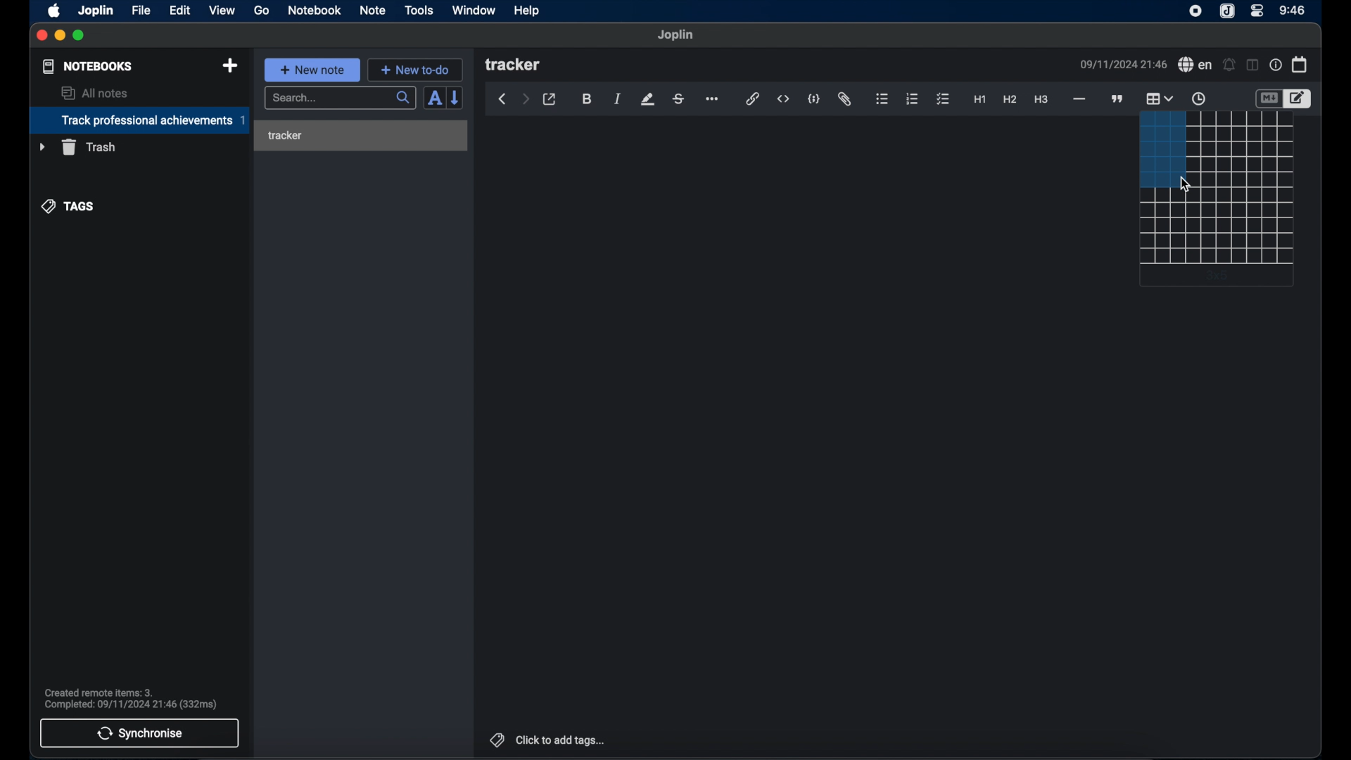 The image size is (1351, 760). I want to click on code, so click(815, 99).